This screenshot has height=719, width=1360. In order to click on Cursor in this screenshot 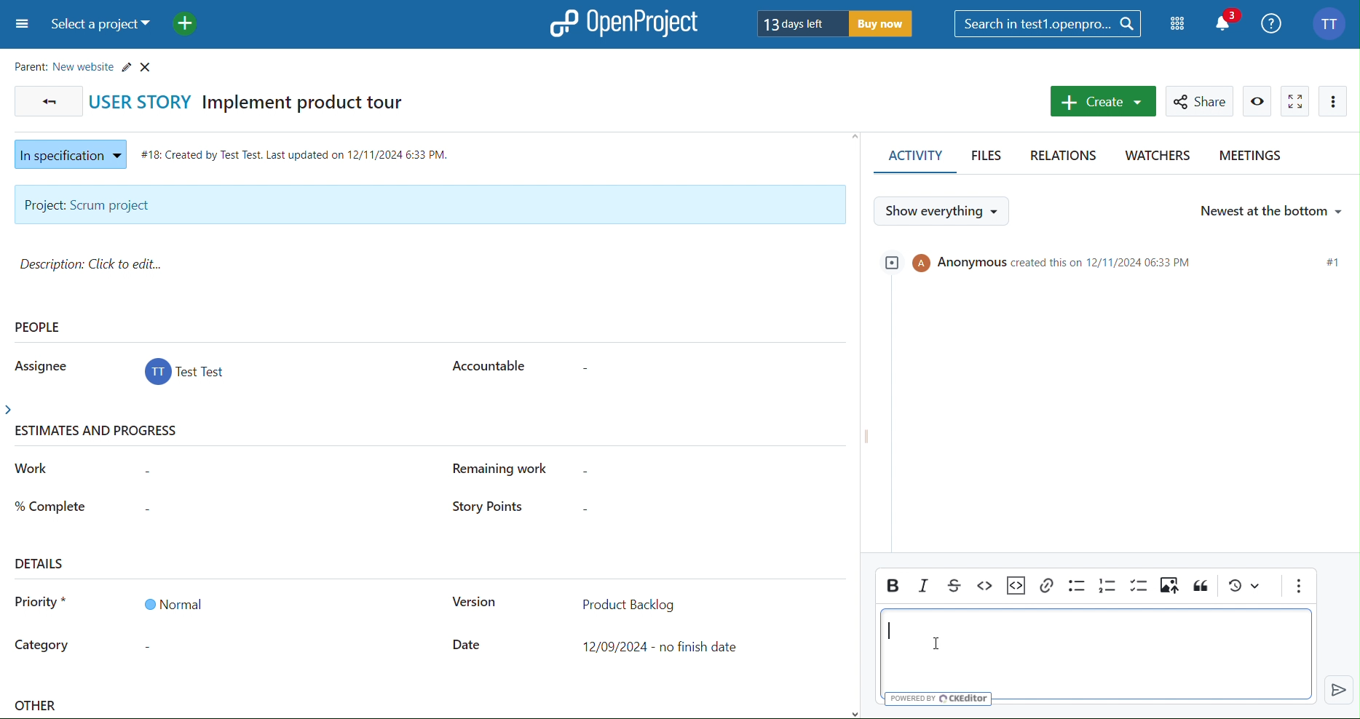, I will do `click(939, 640)`.